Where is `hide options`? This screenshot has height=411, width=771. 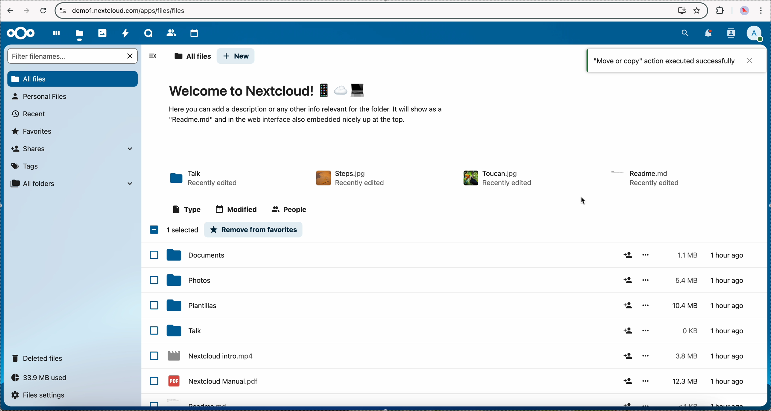
hide options is located at coordinates (156, 56).